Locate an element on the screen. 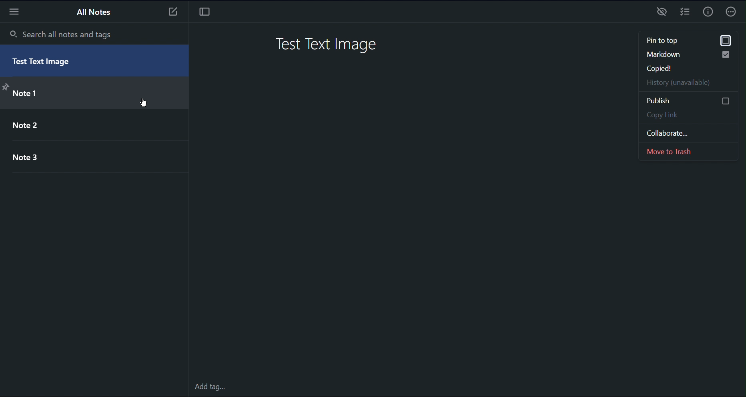  Markdown is located at coordinates (686, 54).